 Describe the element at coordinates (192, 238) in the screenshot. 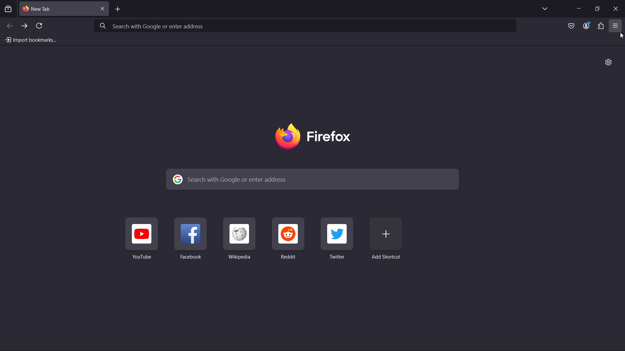

I see `Facebook Shortcut` at that location.